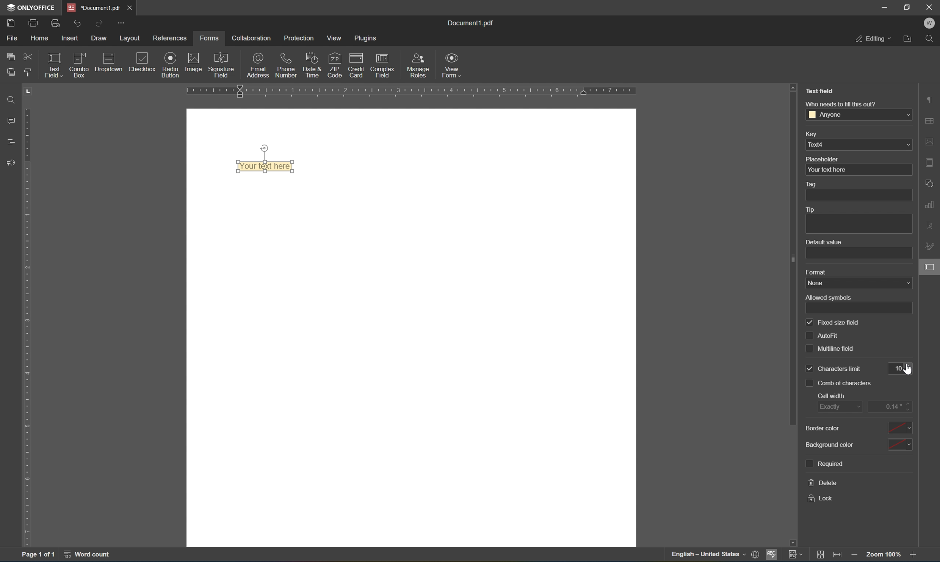 The height and width of the screenshot is (562, 940). Describe the element at coordinates (841, 368) in the screenshot. I see `characters limit` at that location.